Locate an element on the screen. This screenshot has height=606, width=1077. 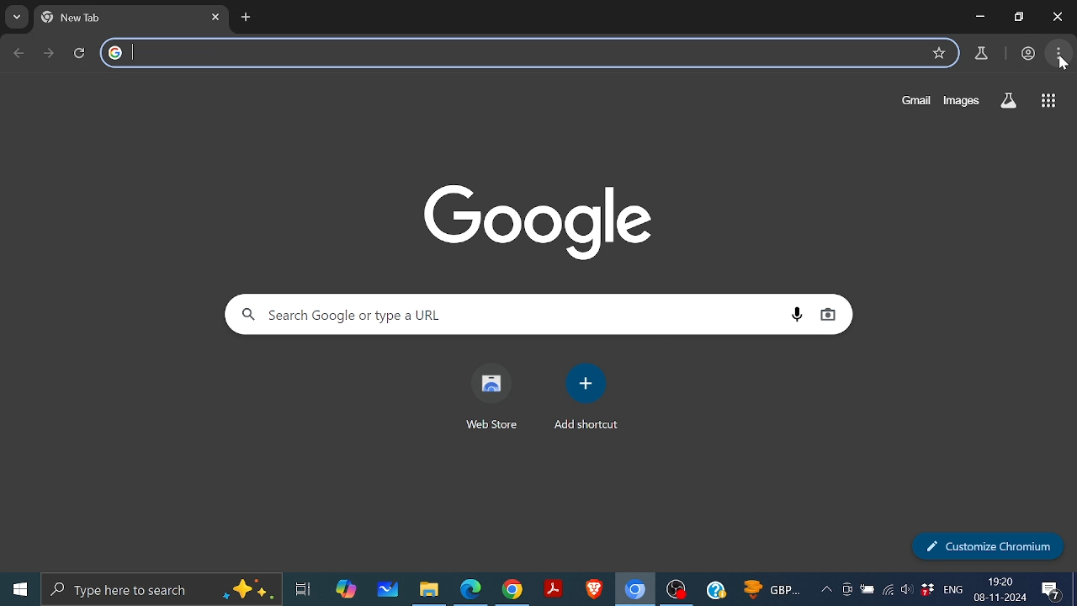
Show hidden Icon is located at coordinates (825, 593).